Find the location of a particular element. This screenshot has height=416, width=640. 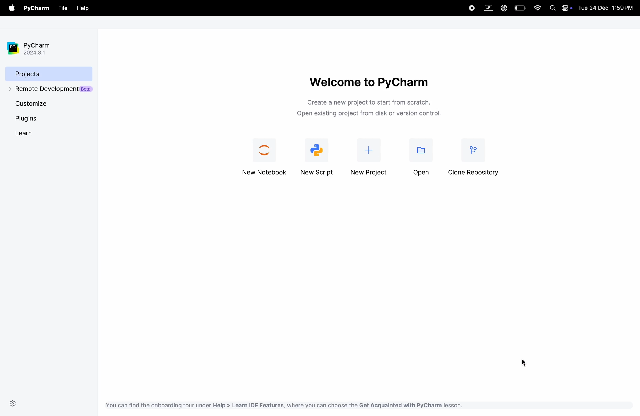

record is located at coordinates (471, 8).